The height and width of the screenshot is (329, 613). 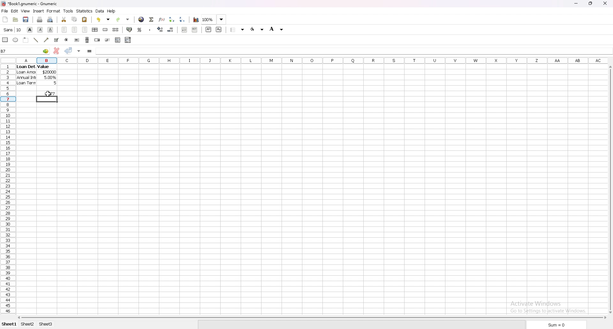 What do you see at coordinates (85, 29) in the screenshot?
I see `right align` at bounding box center [85, 29].